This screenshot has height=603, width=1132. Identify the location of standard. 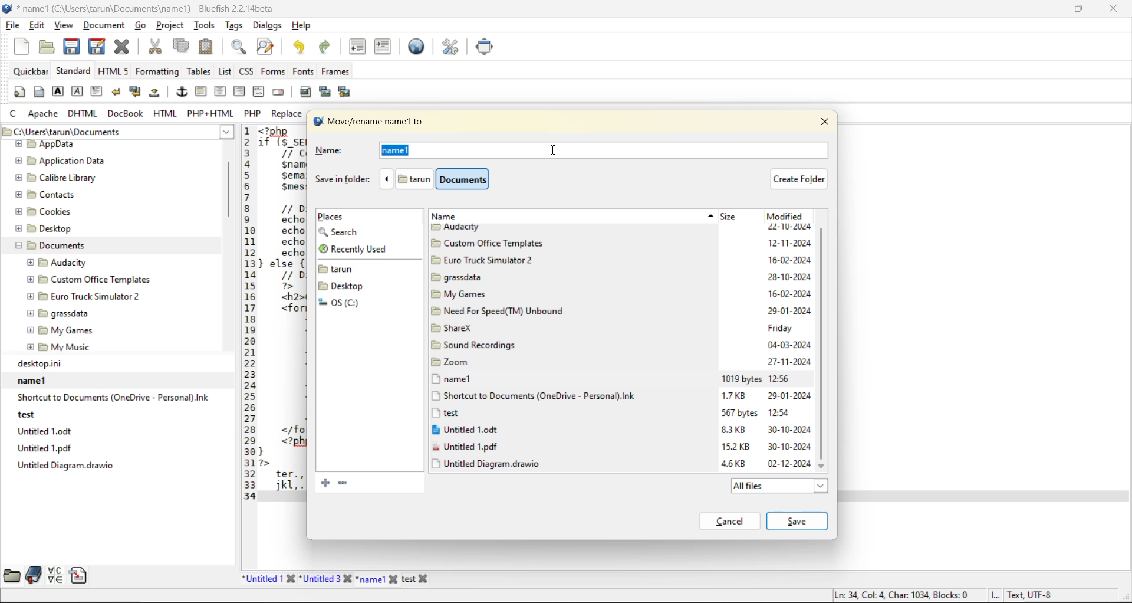
(74, 73).